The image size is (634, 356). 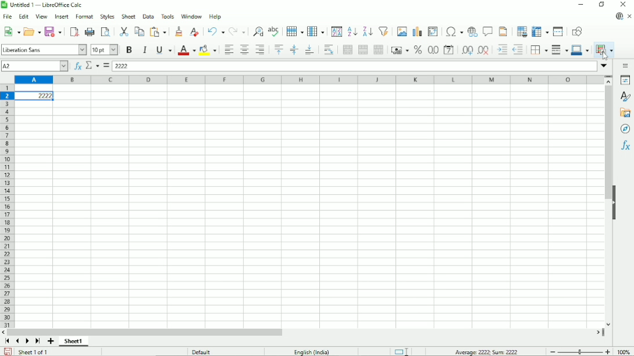 I want to click on Find and replace, so click(x=256, y=32).